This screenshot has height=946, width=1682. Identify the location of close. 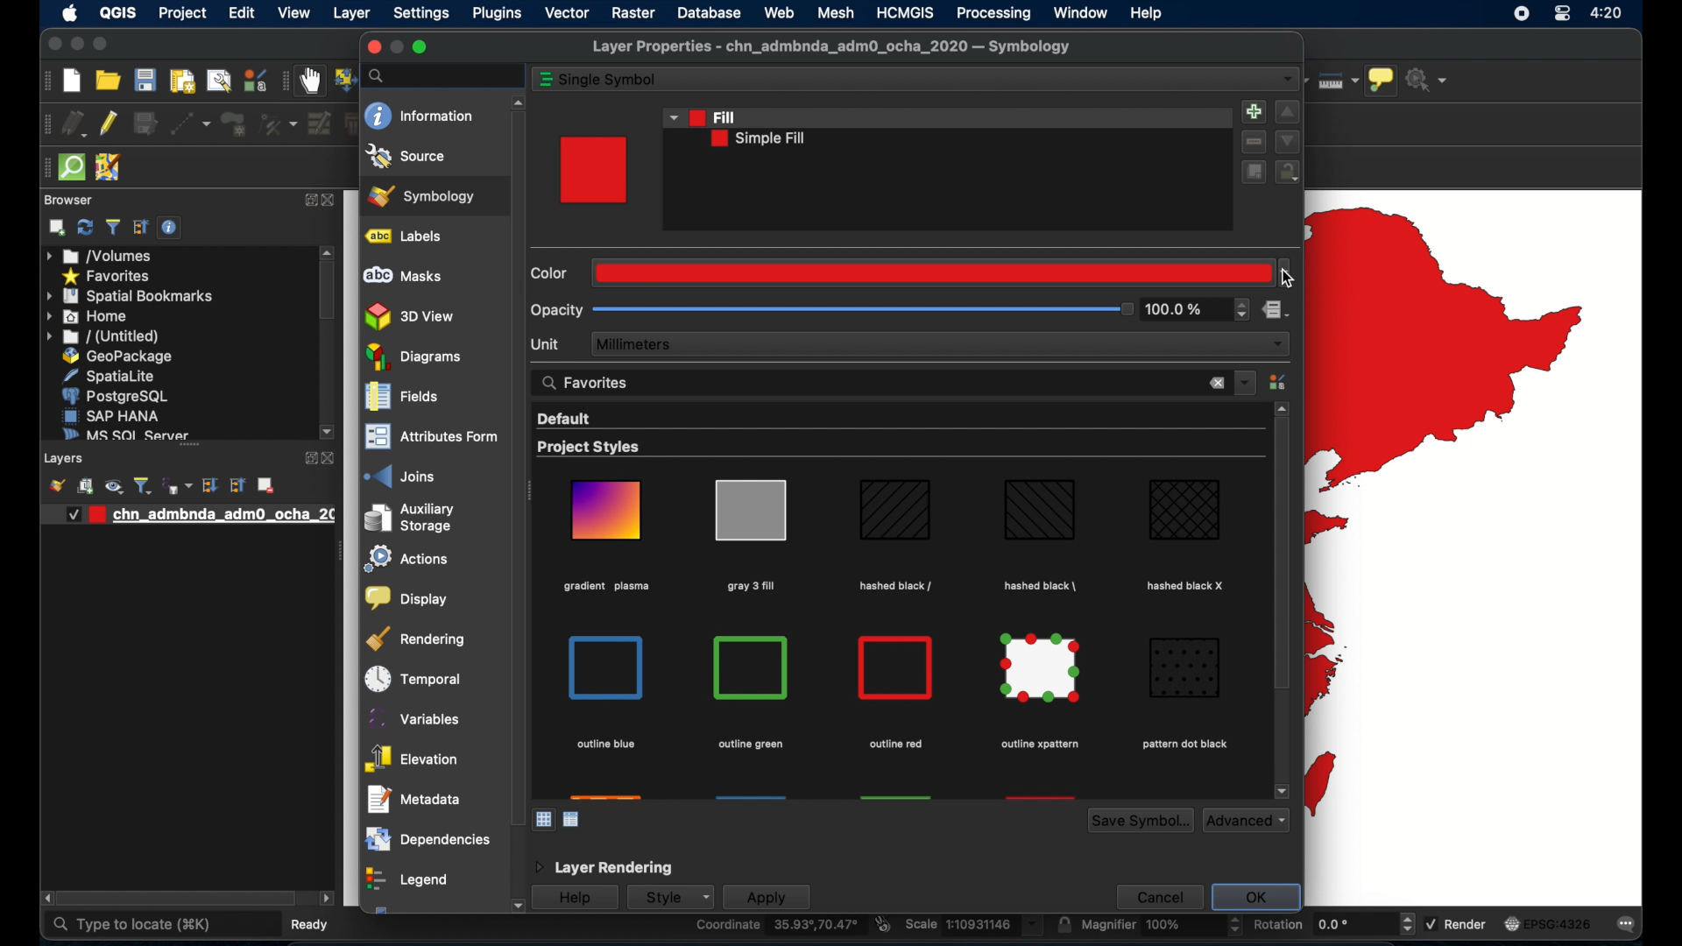
(331, 459).